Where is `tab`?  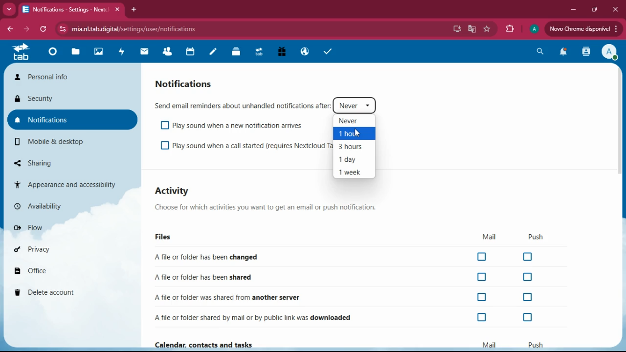
tab is located at coordinates (259, 53).